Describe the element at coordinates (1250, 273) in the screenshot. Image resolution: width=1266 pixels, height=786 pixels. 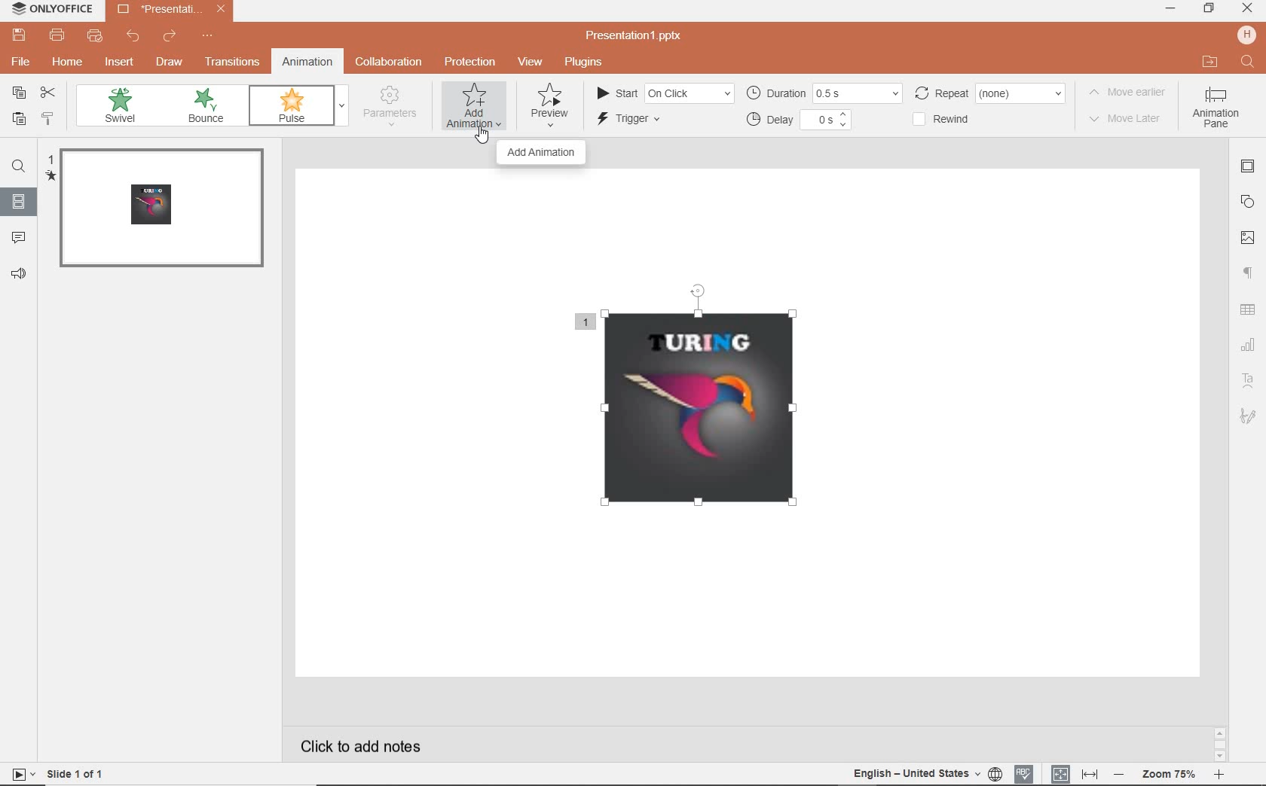
I see `paragraph settings` at that location.